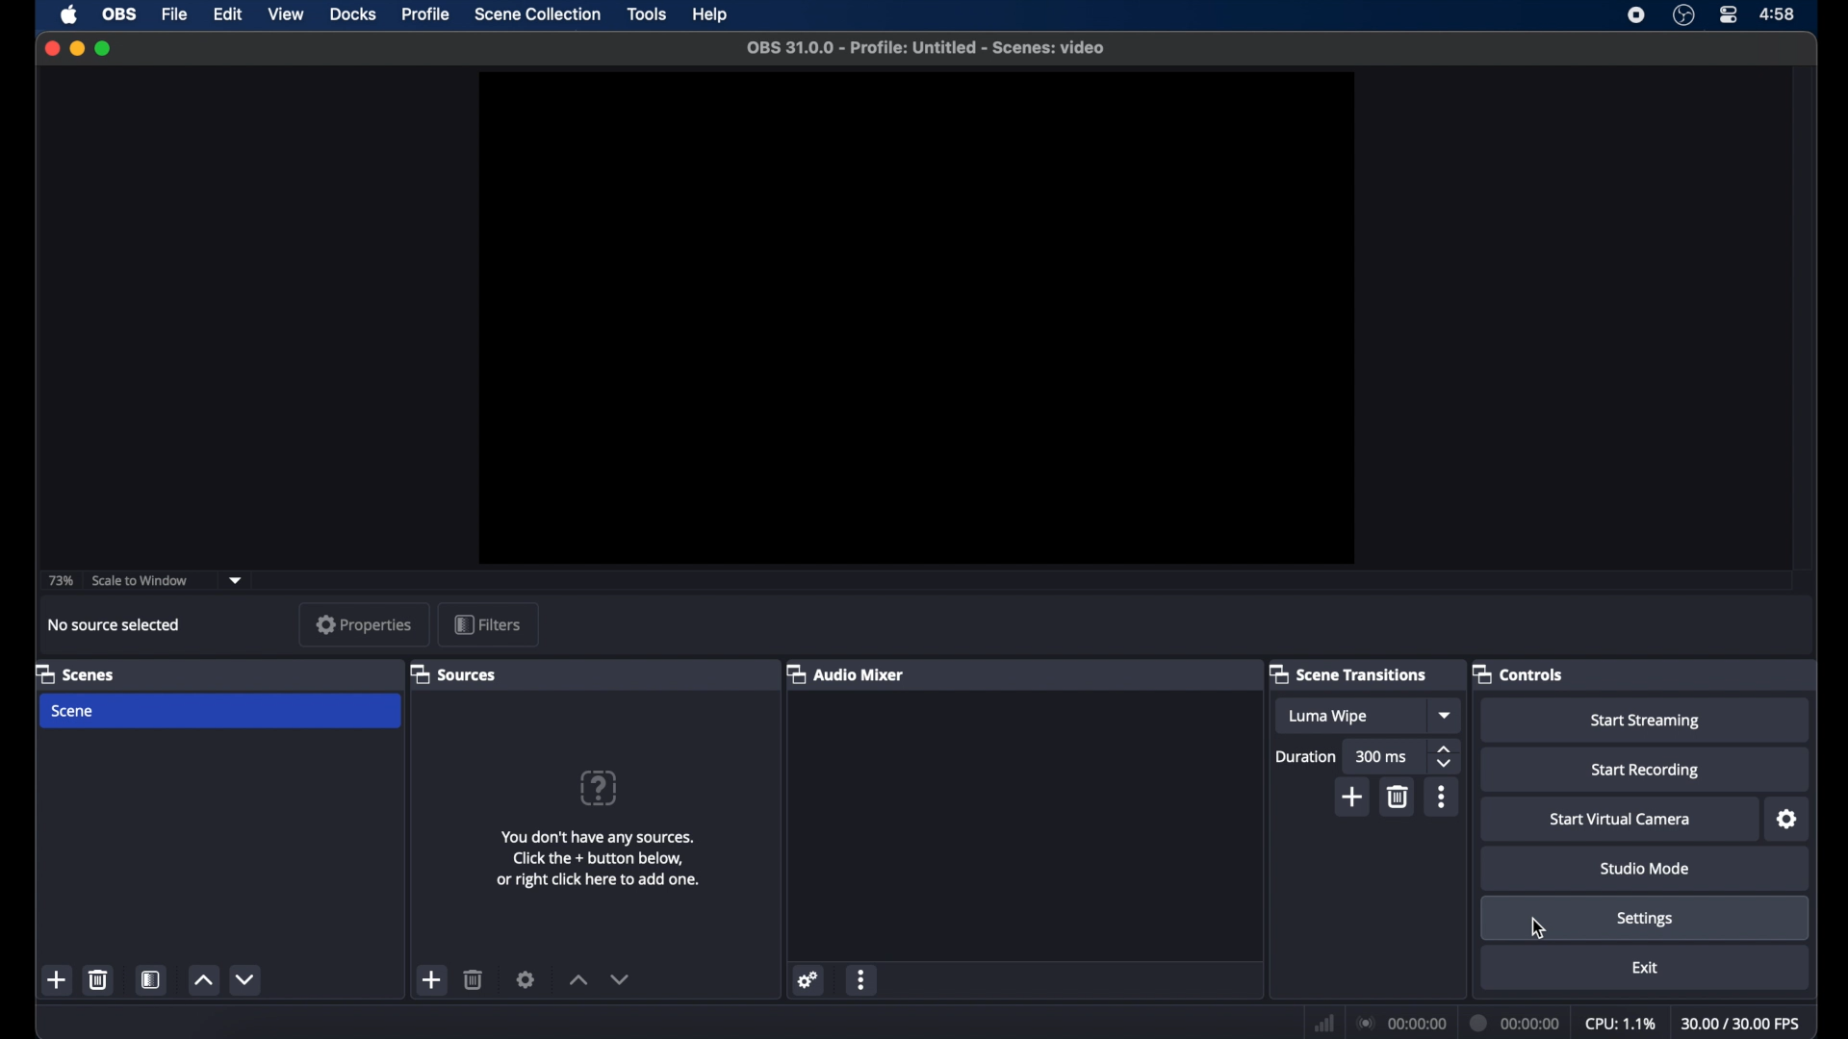  I want to click on preview, so click(917, 317).